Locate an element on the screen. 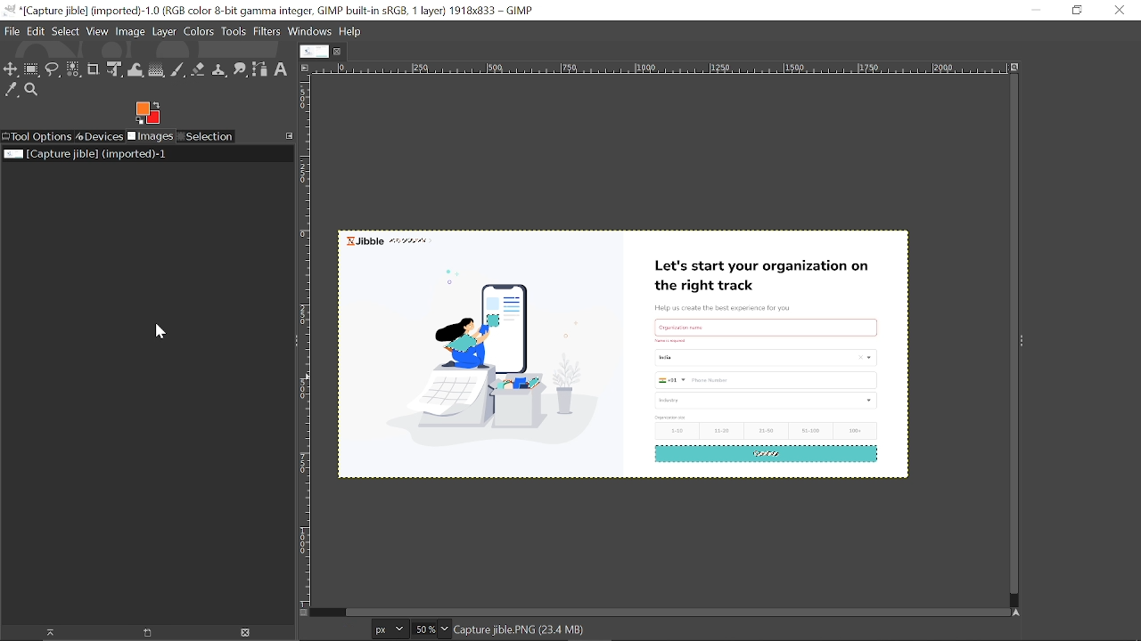 Image resolution: width=1141 pixels, height=641 pixels. Rectangular select tool is located at coordinates (32, 71).